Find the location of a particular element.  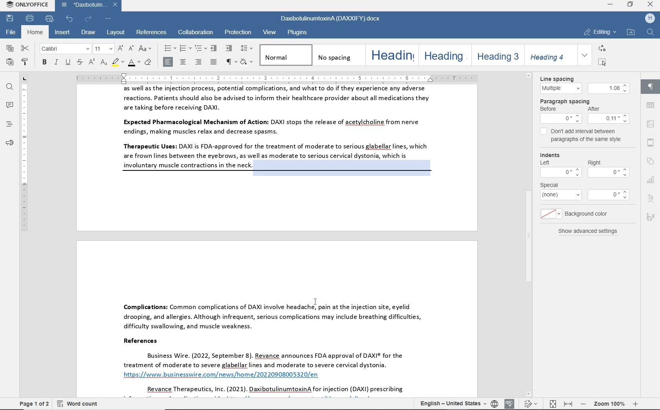

paragraph settings is located at coordinates (650, 85).